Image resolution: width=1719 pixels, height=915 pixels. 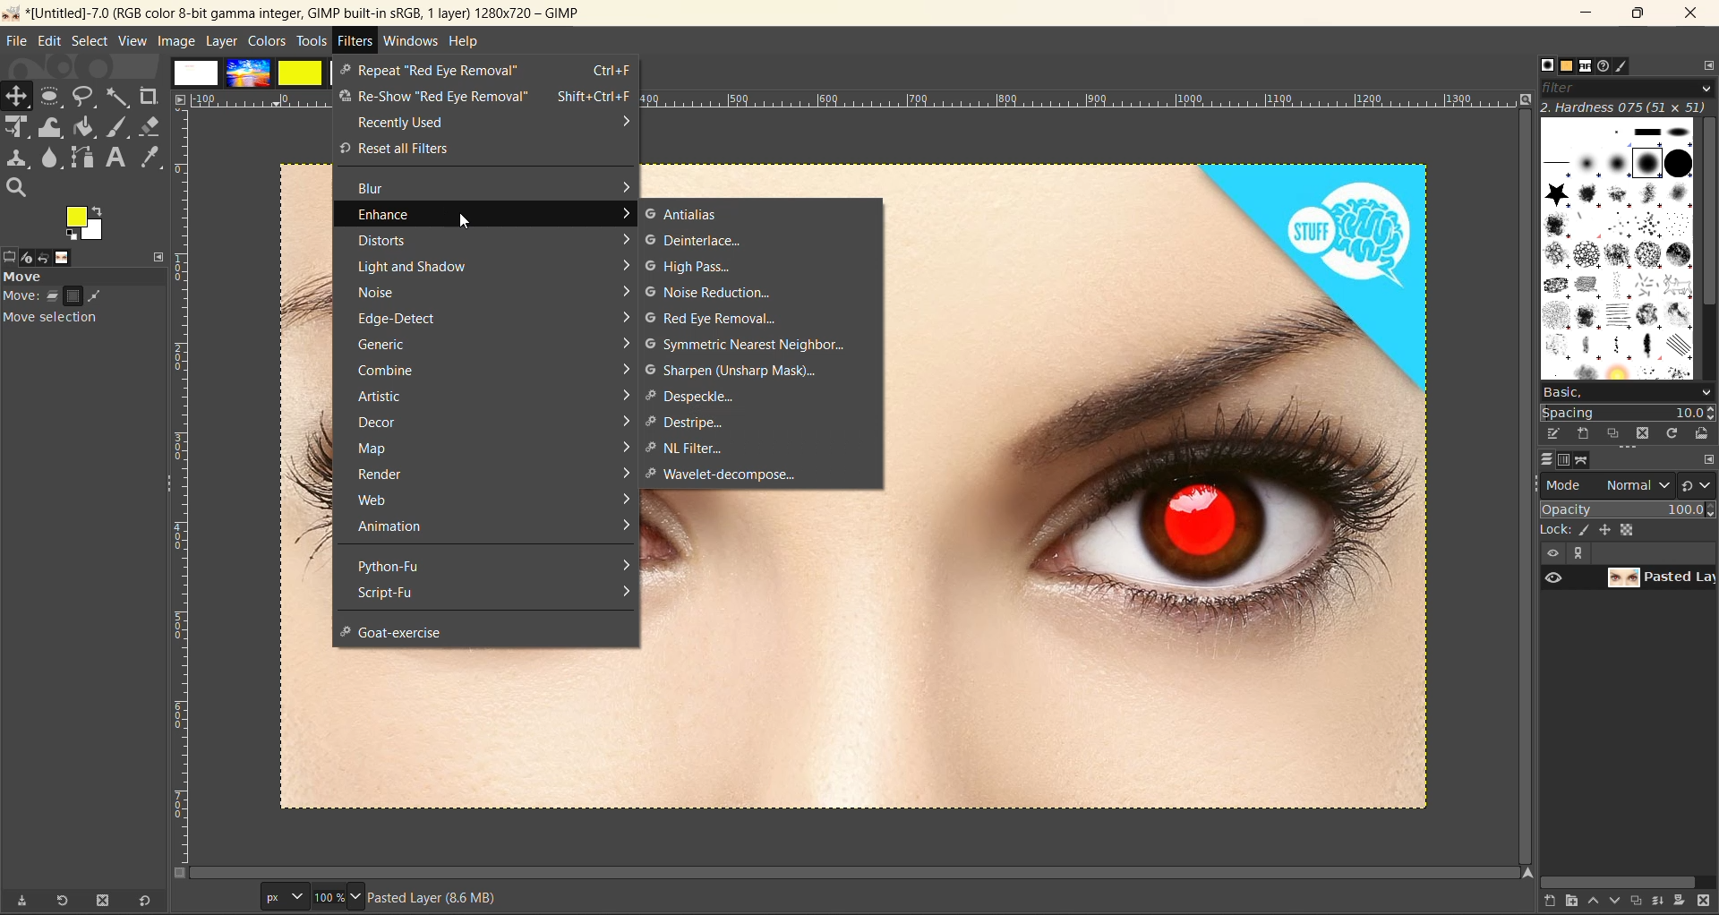 I want to click on despeckle, so click(x=697, y=397).